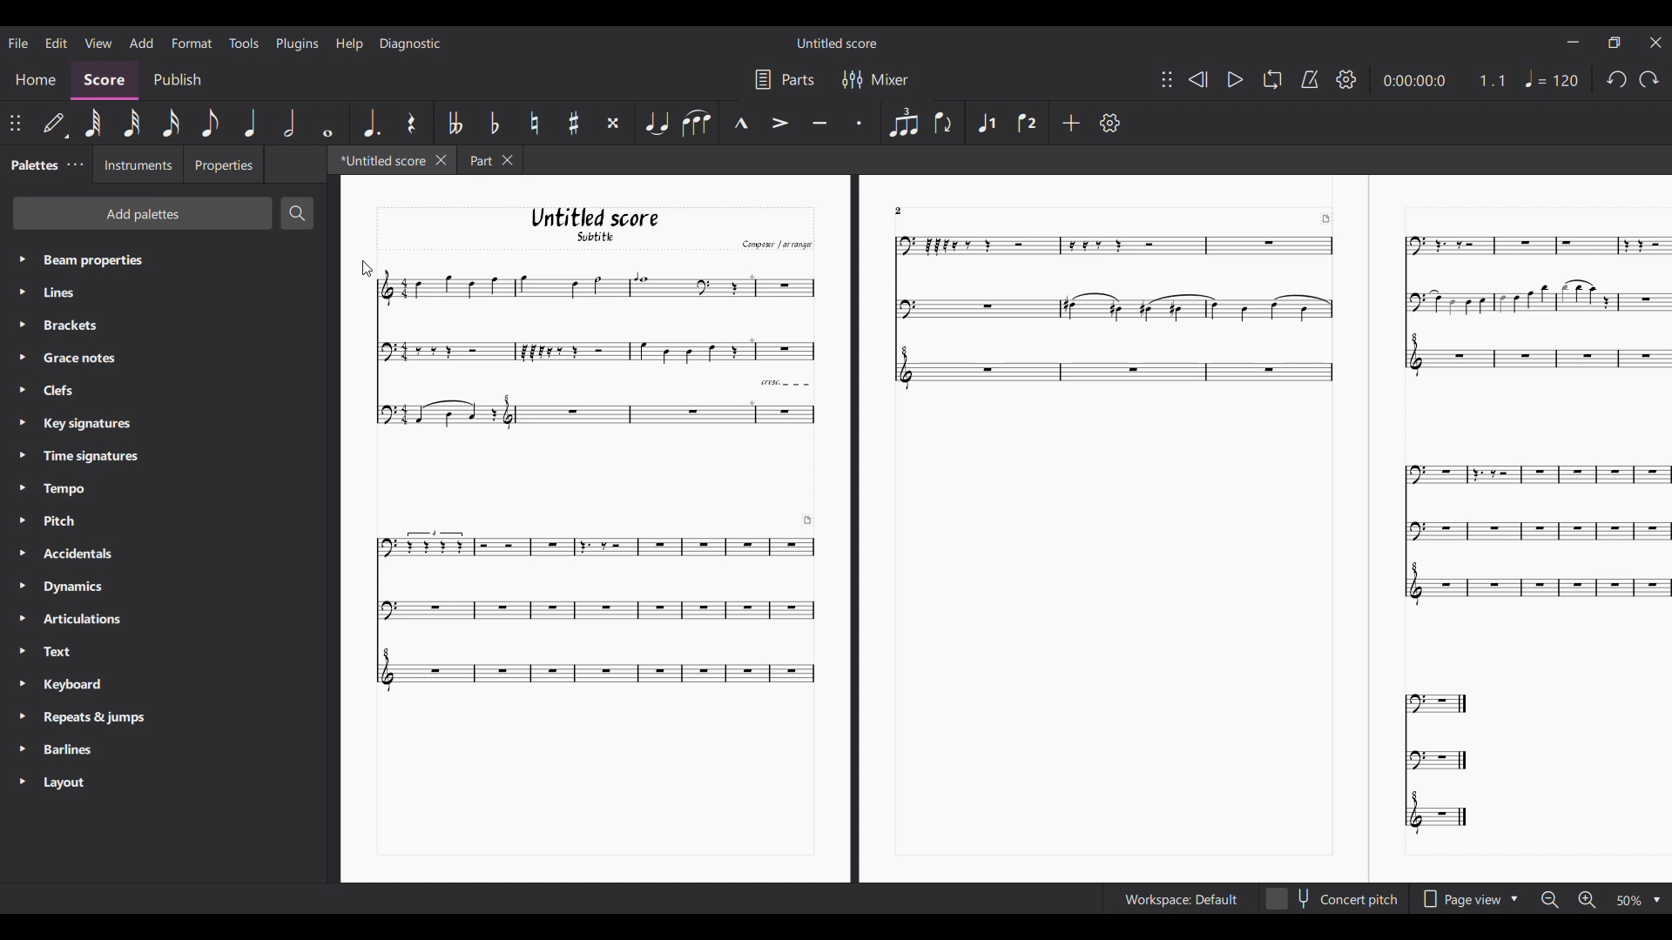  What do you see at coordinates (141, 44) in the screenshot?
I see `Add` at bounding box center [141, 44].